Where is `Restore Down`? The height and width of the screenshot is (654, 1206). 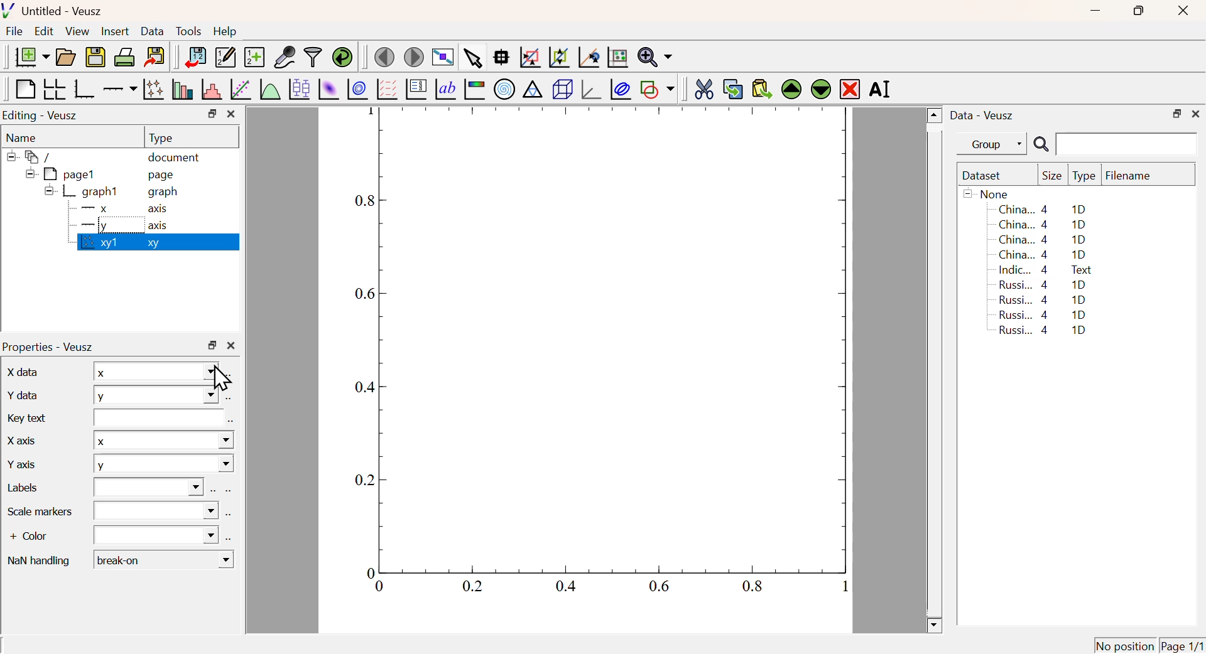 Restore Down is located at coordinates (1176, 114).